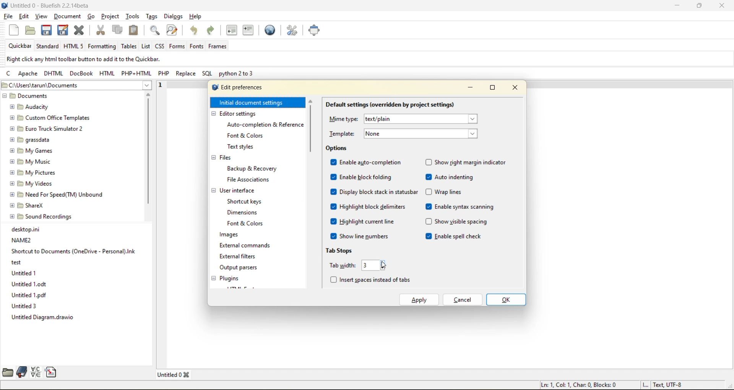  I want to click on tables, so click(128, 47).